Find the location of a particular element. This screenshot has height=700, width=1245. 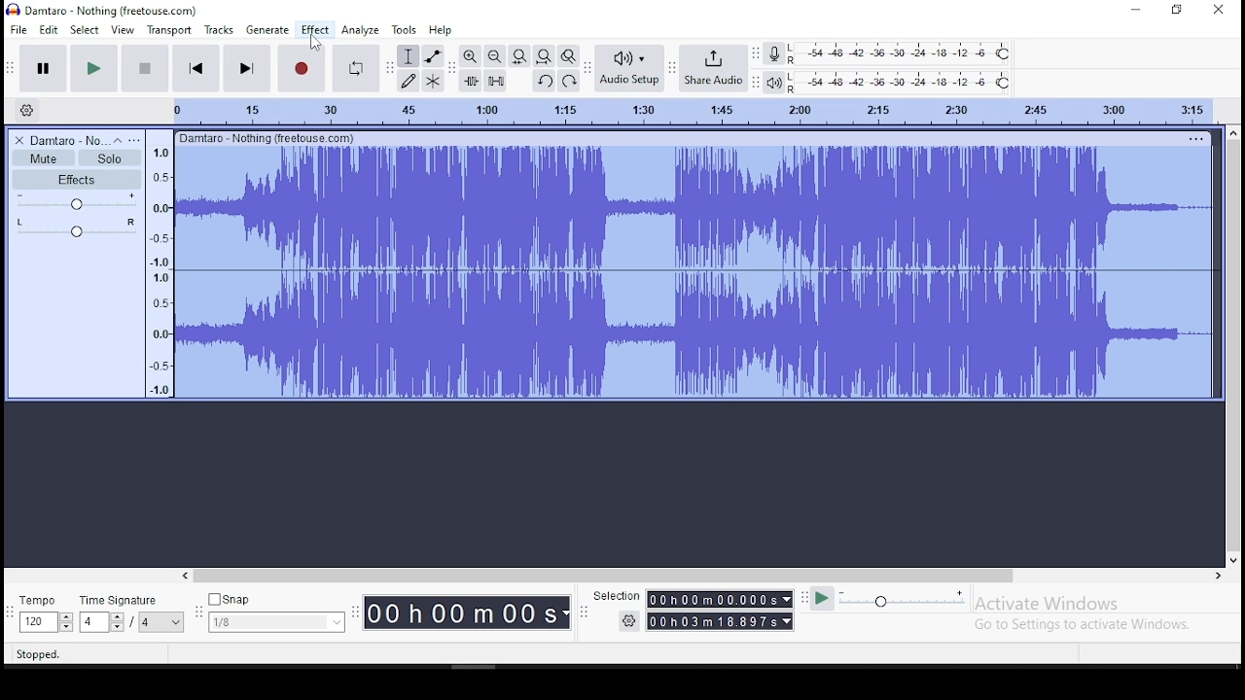

transport is located at coordinates (168, 29).